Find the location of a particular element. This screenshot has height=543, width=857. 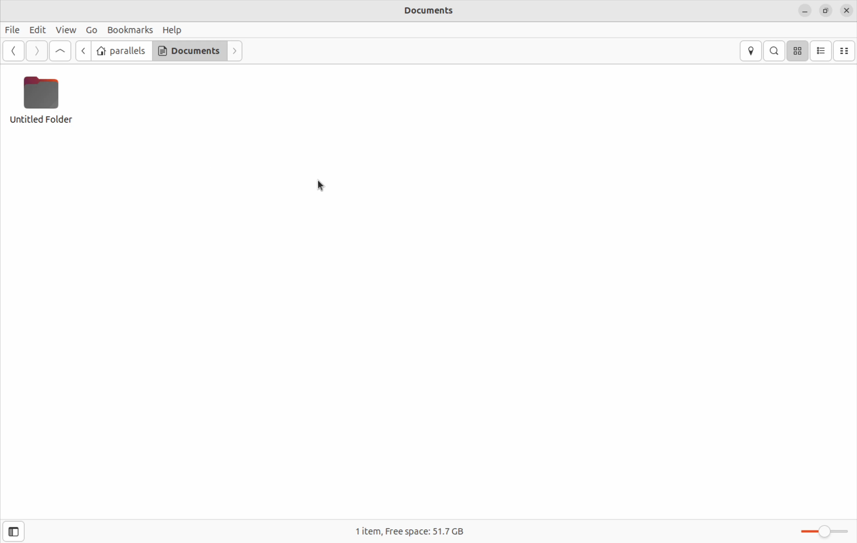

Back is located at coordinates (14, 51).